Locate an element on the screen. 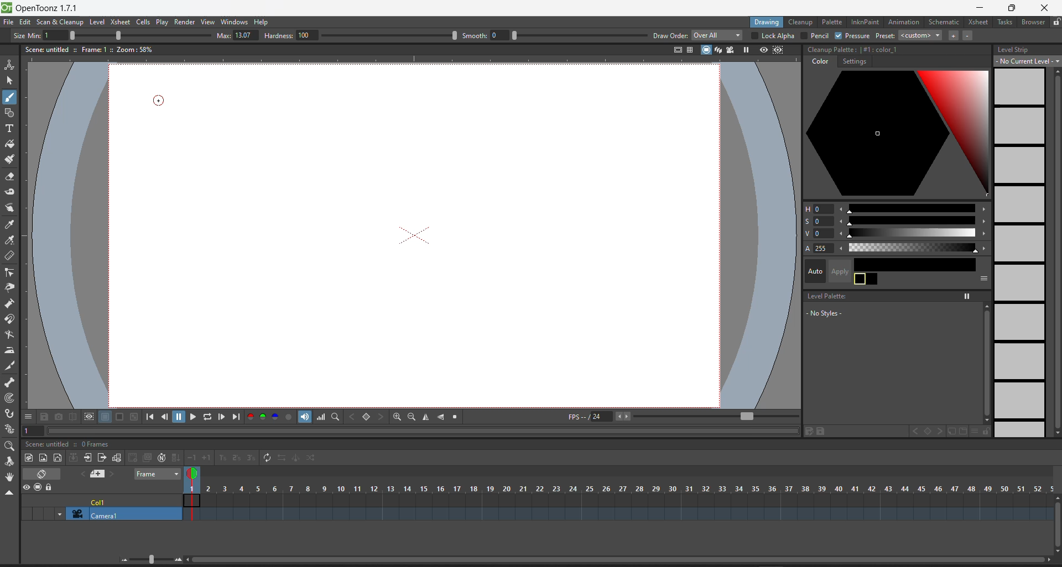 This screenshot has height=567, width=1062. save palette as is located at coordinates (807, 431).